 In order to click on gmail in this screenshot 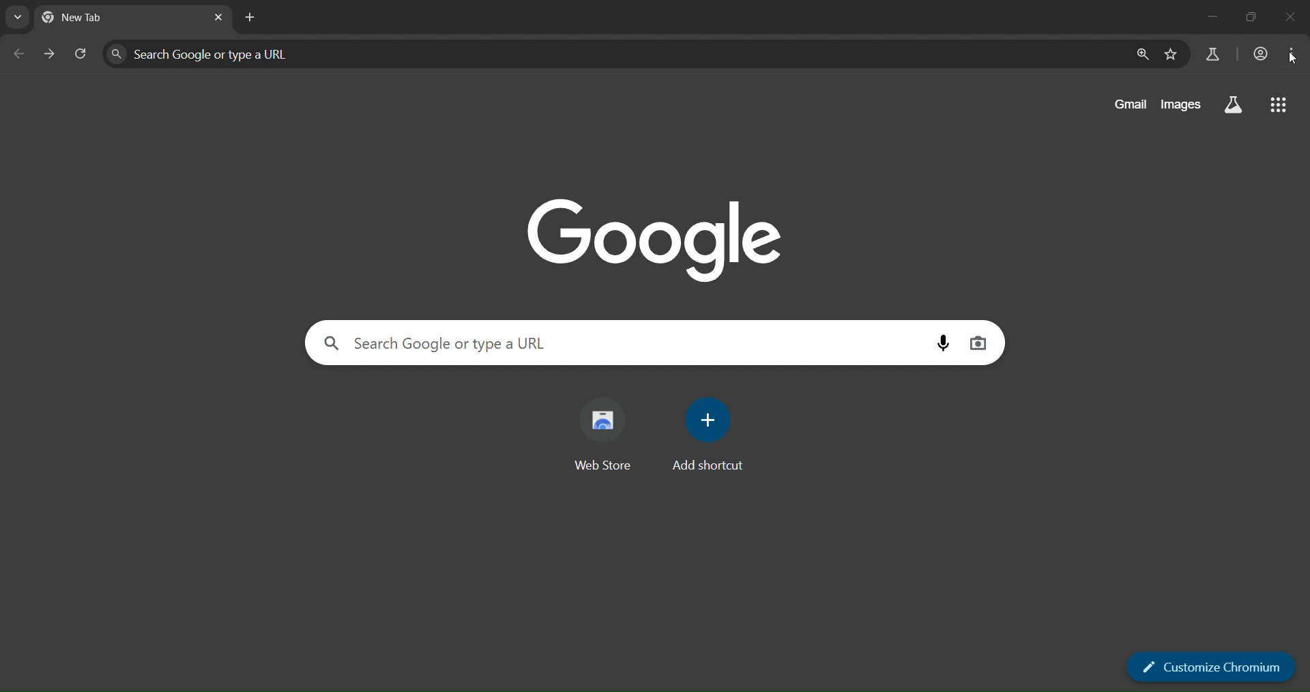, I will do `click(1133, 106)`.